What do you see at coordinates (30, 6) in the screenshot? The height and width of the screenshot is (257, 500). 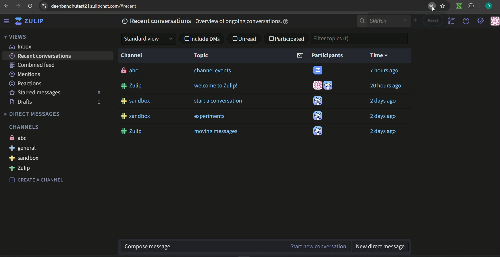 I see `refresh` at bounding box center [30, 6].